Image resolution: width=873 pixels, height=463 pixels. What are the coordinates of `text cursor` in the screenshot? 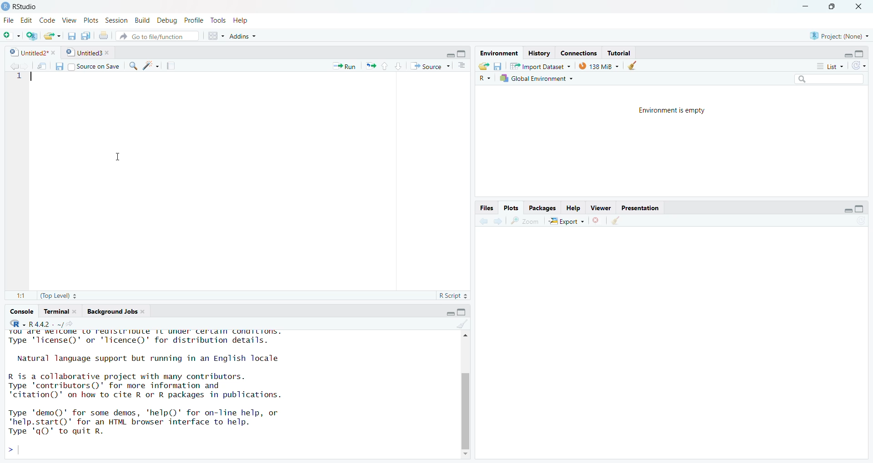 It's located at (113, 157).